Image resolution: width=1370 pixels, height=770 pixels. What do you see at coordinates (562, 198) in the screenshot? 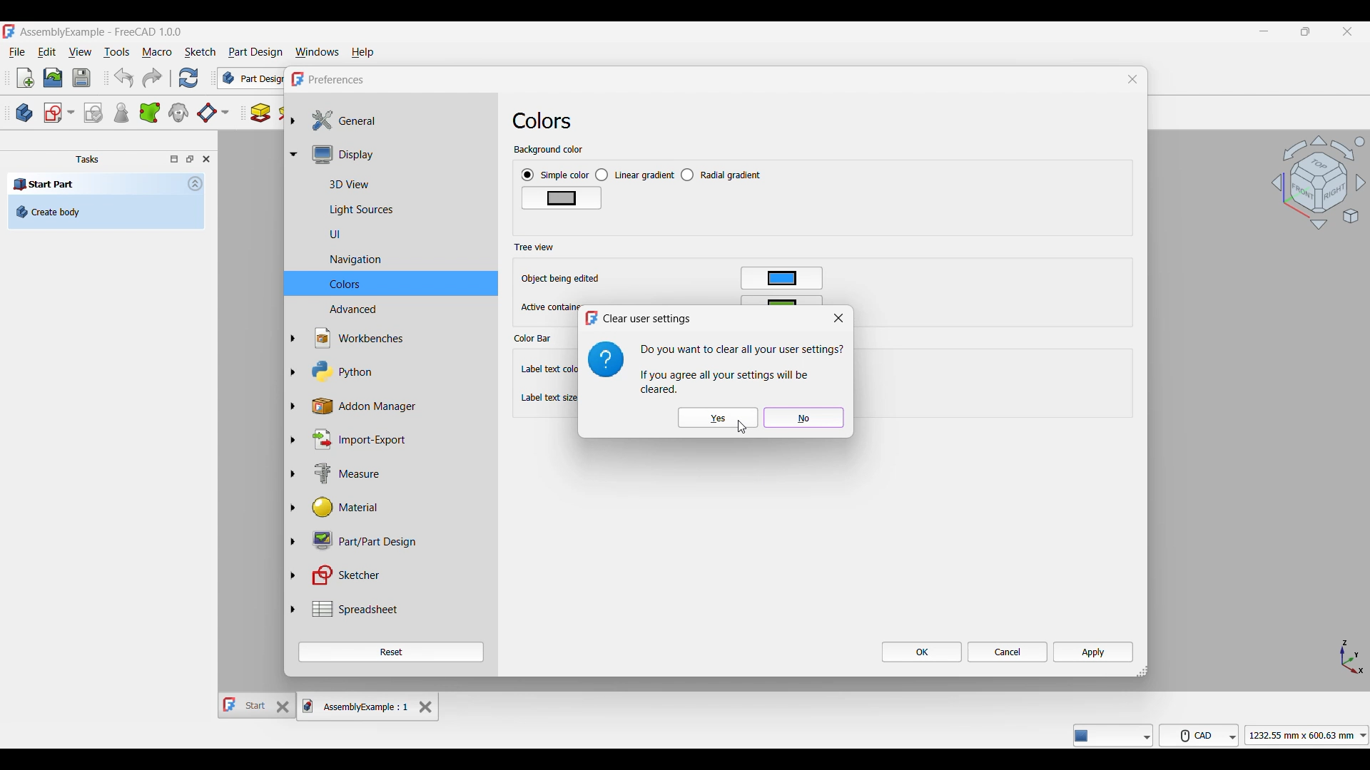
I see `Color setting for background color` at bounding box center [562, 198].